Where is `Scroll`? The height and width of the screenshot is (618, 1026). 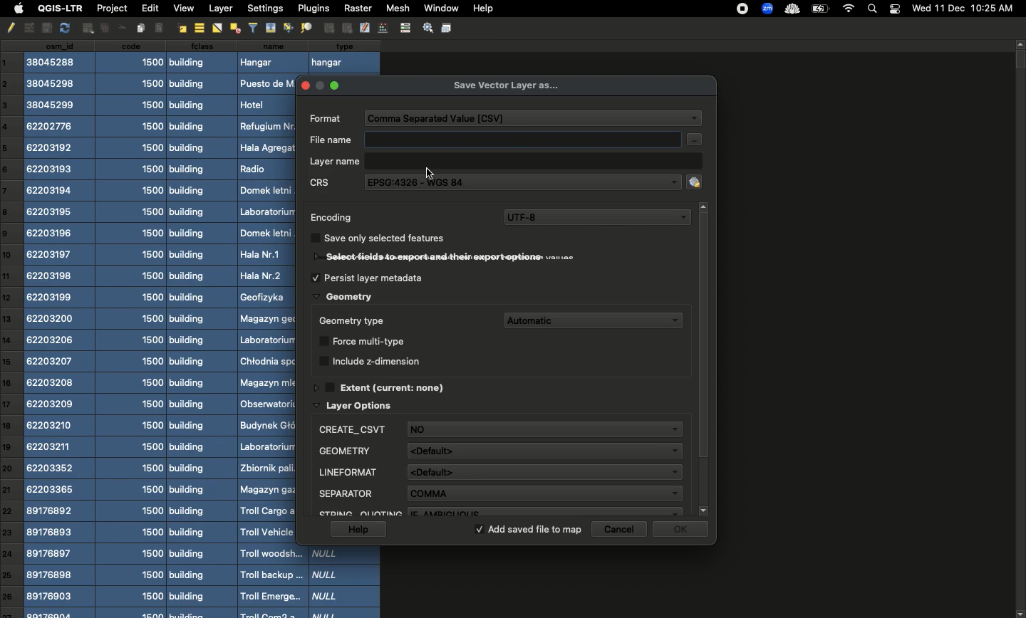
Scroll is located at coordinates (704, 357).